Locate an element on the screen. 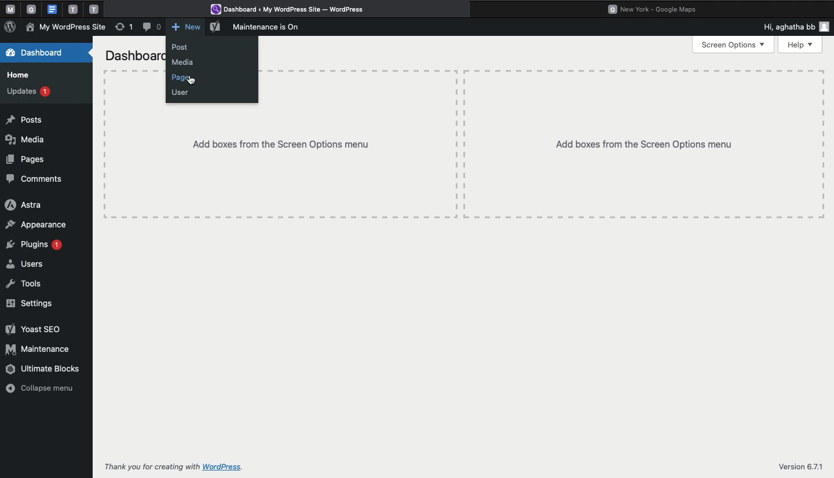 This screenshot has height=478, width=834. New is located at coordinates (185, 27).